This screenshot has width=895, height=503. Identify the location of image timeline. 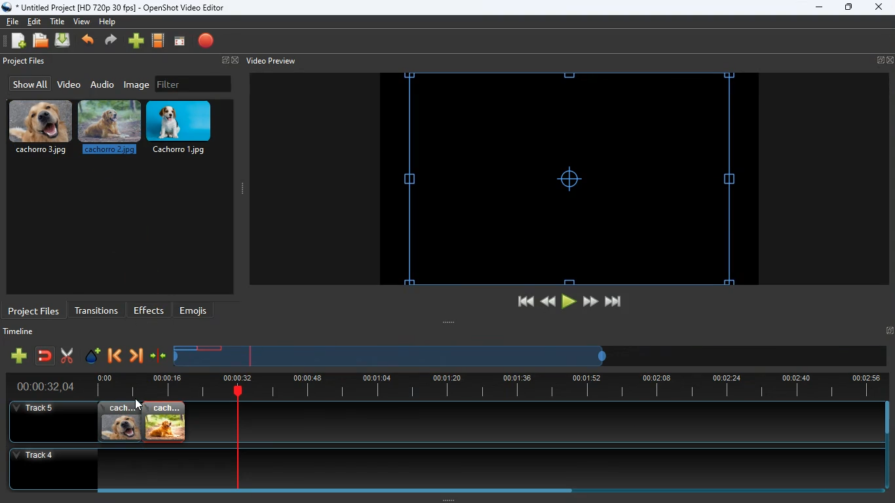
(185, 348).